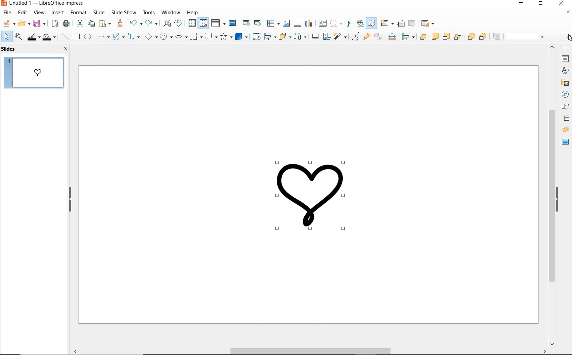 This screenshot has height=355, width=572. What do you see at coordinates (339, 36) in the screenshot?
I see `filter` at bounding box center [339, 36].